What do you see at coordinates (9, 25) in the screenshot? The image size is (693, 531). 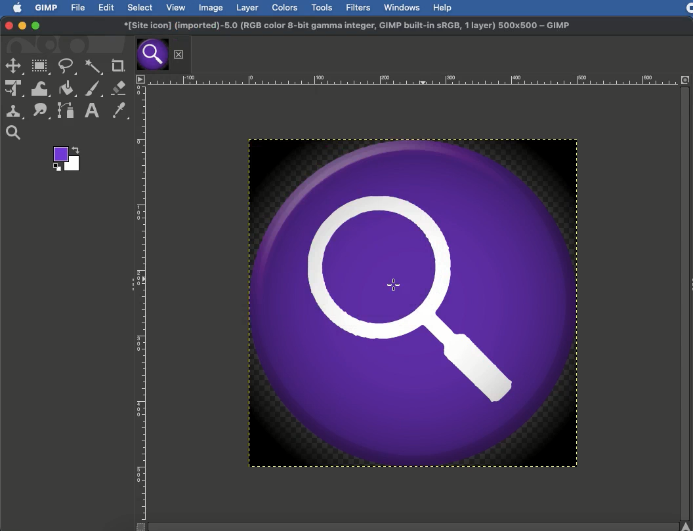 I see `Close` at bounding box center [9, 25].